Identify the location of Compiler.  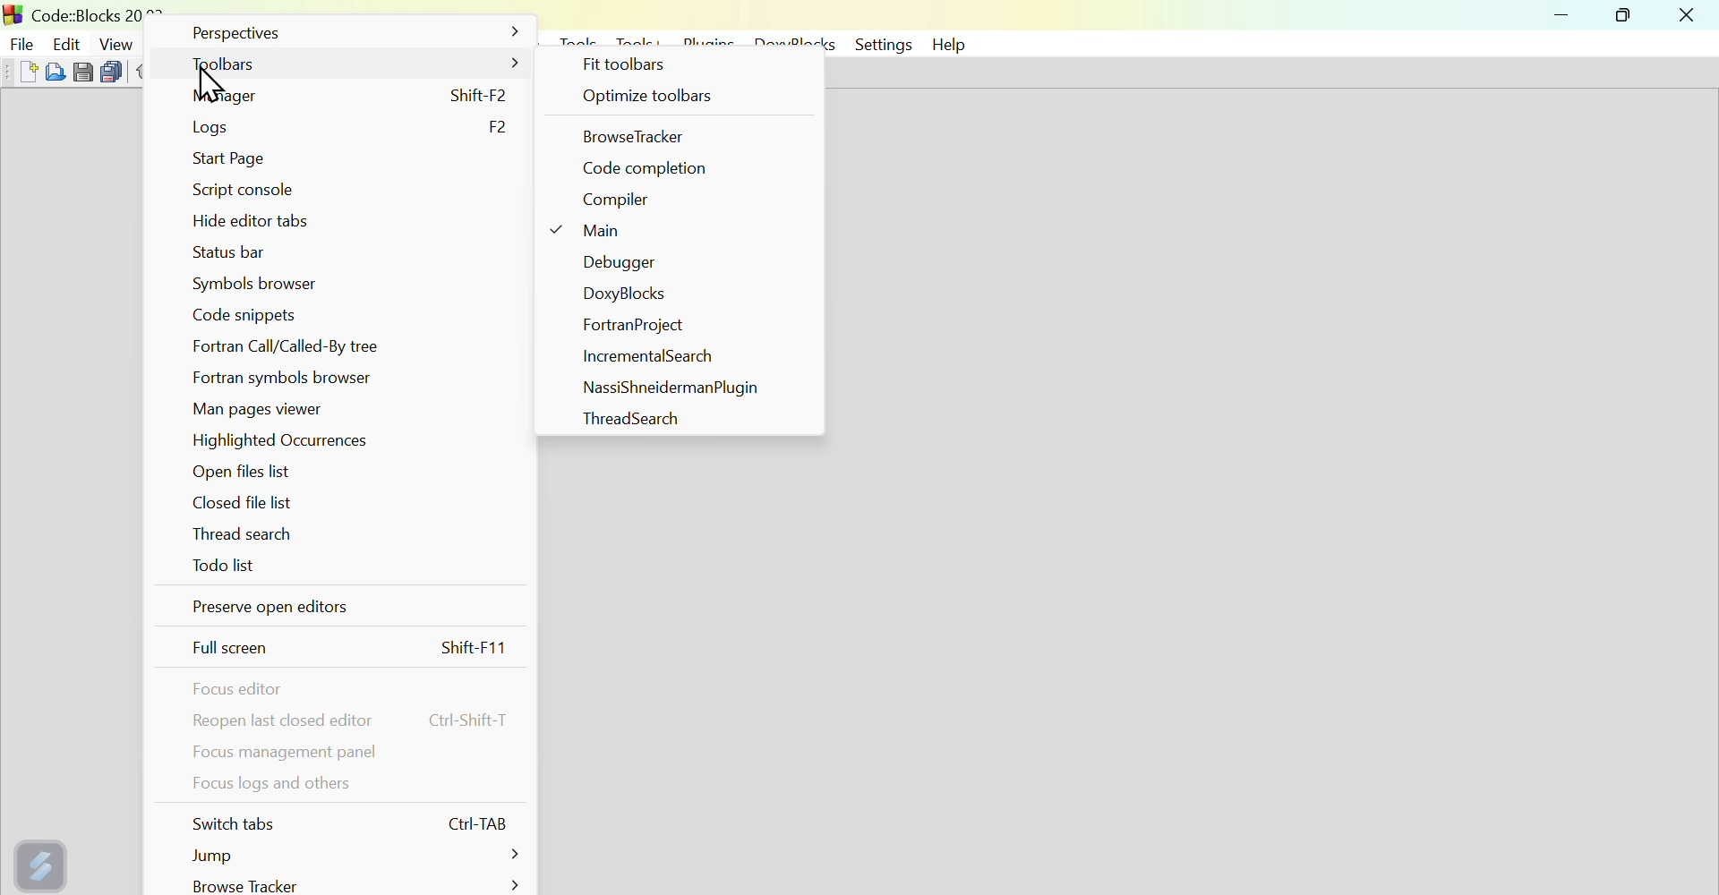
(618, 203).